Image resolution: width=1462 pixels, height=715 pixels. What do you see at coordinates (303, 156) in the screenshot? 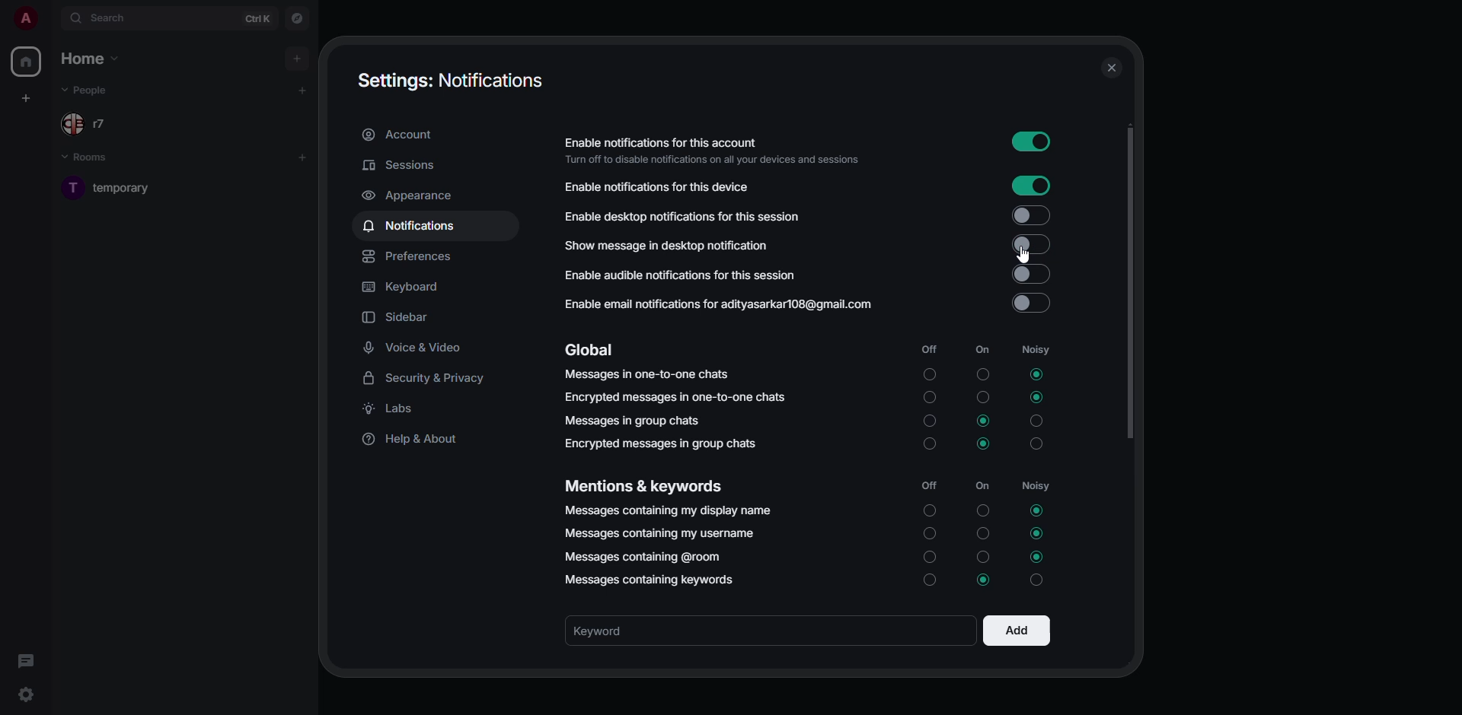
I see `add` at bounding box center [303, 156].